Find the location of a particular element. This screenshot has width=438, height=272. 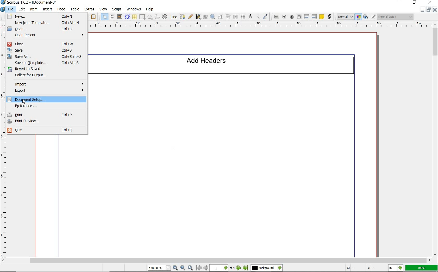

scrollbar is located at coordinates (435, 139).